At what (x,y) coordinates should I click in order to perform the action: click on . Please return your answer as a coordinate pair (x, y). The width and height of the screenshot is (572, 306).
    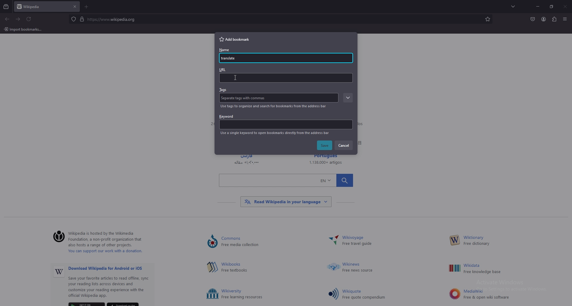
    Looking at the image, I should click on (334, 268).